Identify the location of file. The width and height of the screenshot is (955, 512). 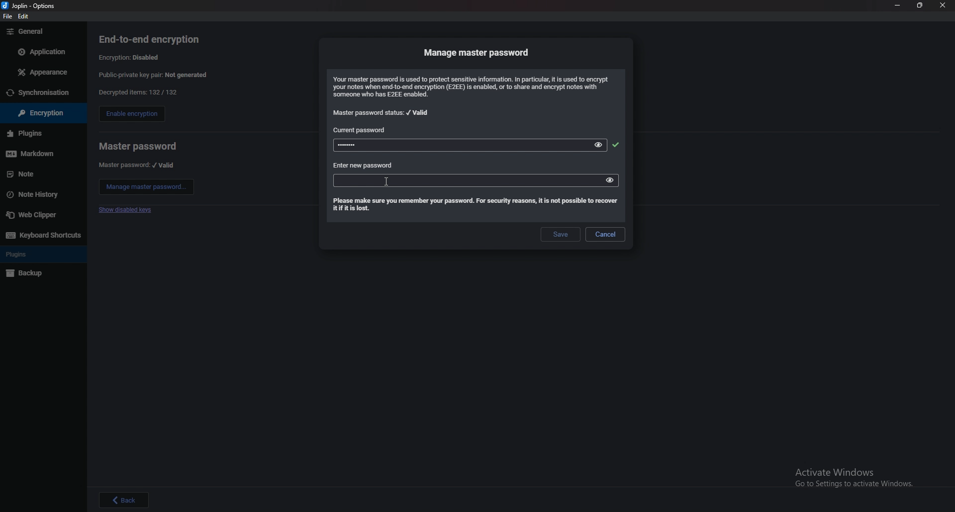
(8, 17).